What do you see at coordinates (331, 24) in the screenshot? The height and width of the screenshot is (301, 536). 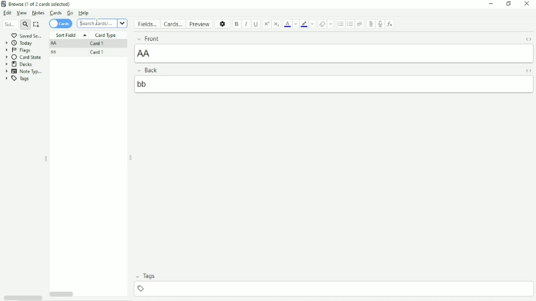 I see `Select formatting to remove` at bounding box center [331, 24].